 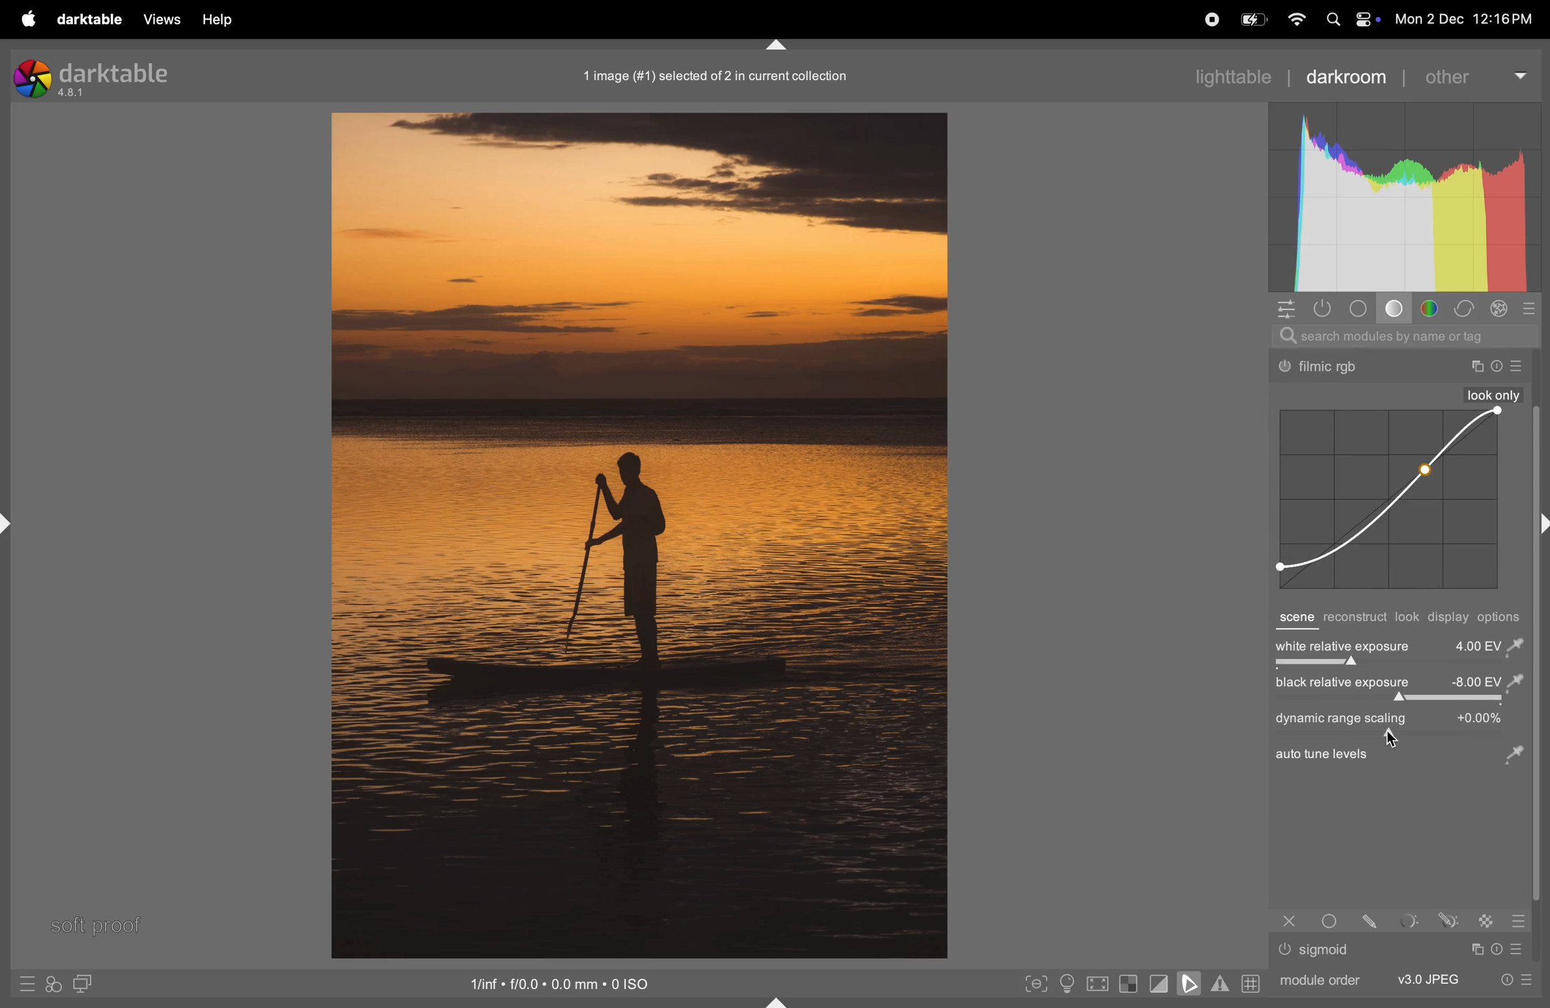 What do you see at coordinates (1399, 645) in the screenshot?
I see `white exposure` at bounding box center [1399, 645].